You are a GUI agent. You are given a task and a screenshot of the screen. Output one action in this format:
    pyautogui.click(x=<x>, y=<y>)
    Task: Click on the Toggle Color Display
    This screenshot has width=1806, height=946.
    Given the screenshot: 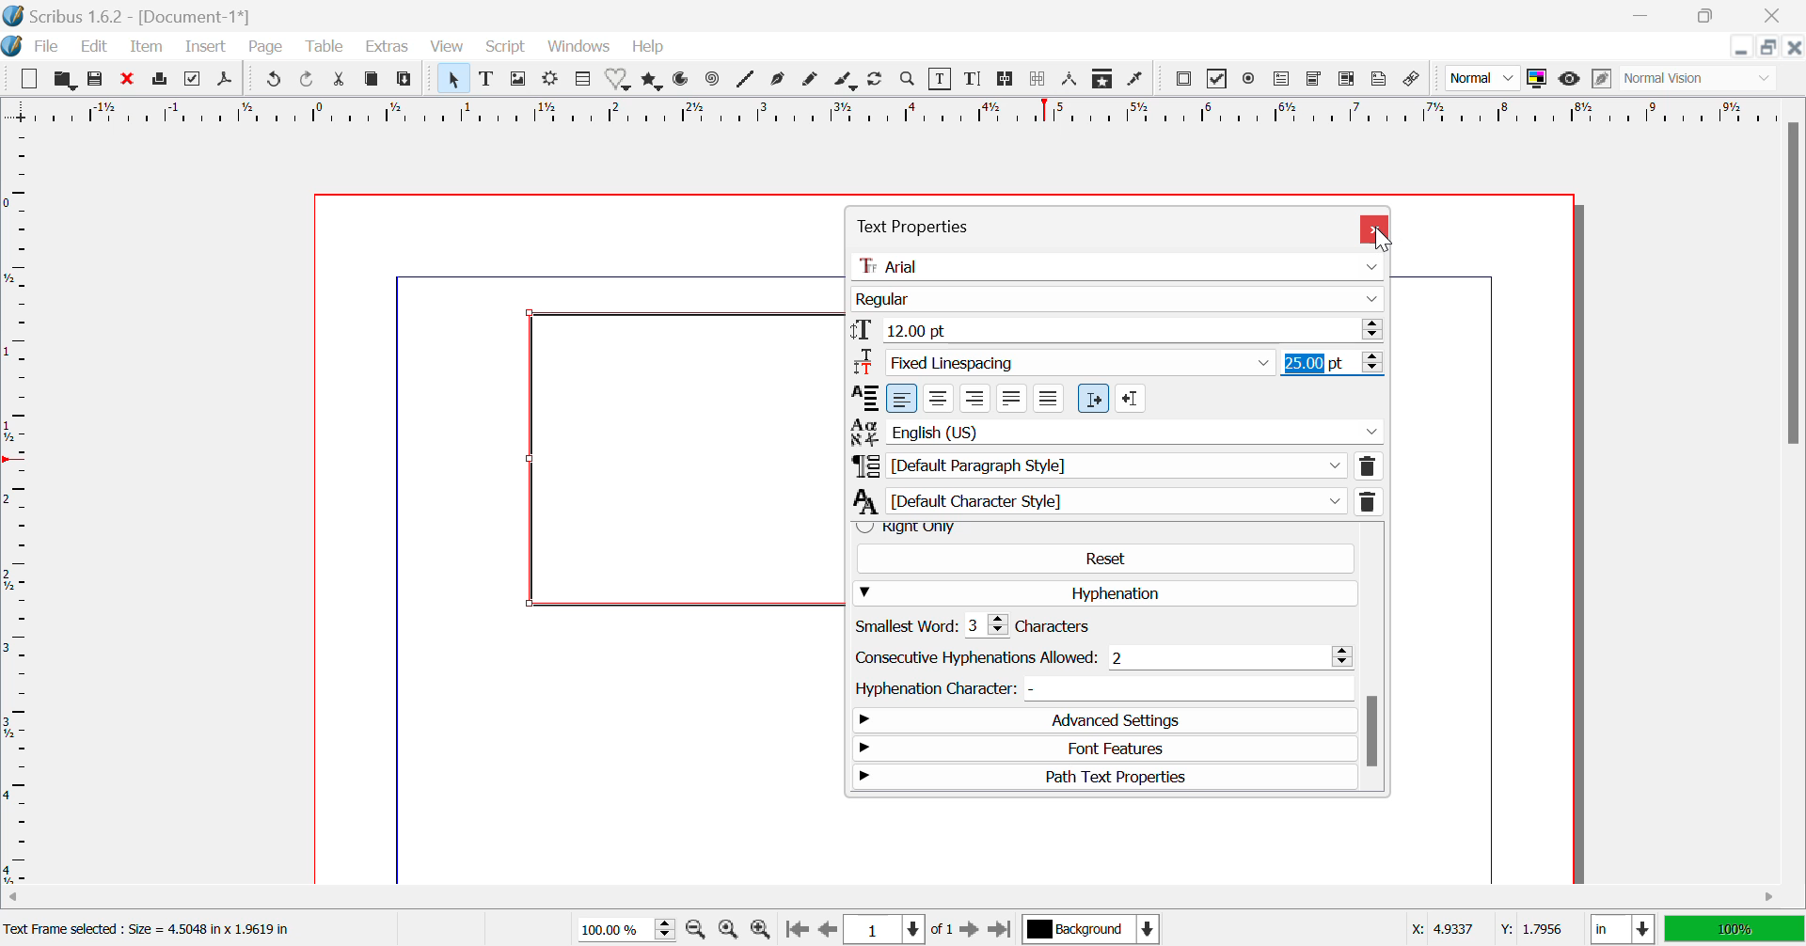 What is the action you would take?
    pyautogui.click(x=1540, y=80)
    